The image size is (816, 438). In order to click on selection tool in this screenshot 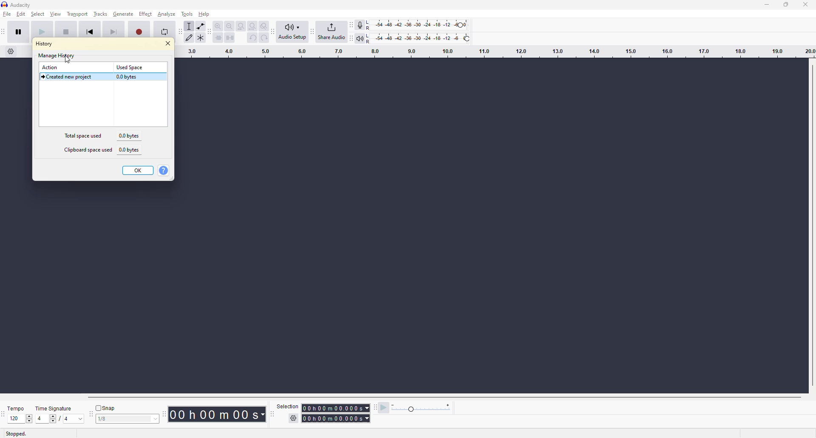, I will do `click(190, 26)`.